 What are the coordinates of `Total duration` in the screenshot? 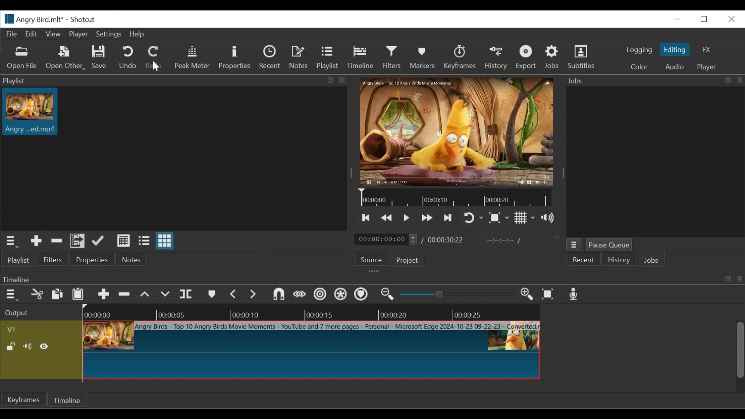 It's located at (446, 240).